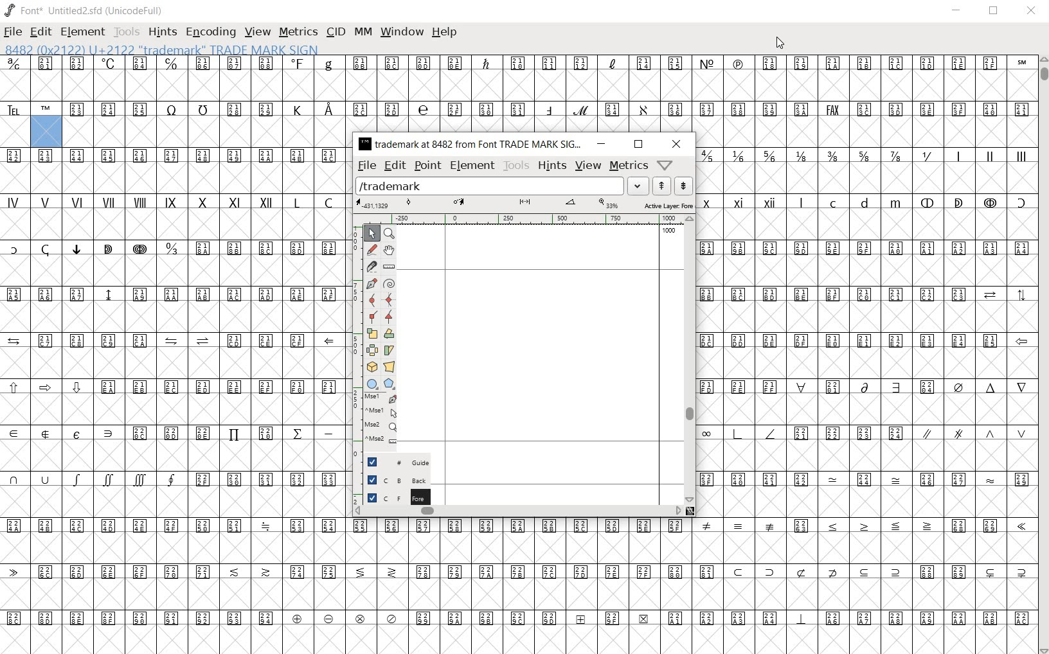 The image size is (1049, 654). I want to click on draw a freehand curve, so click(372, 249).